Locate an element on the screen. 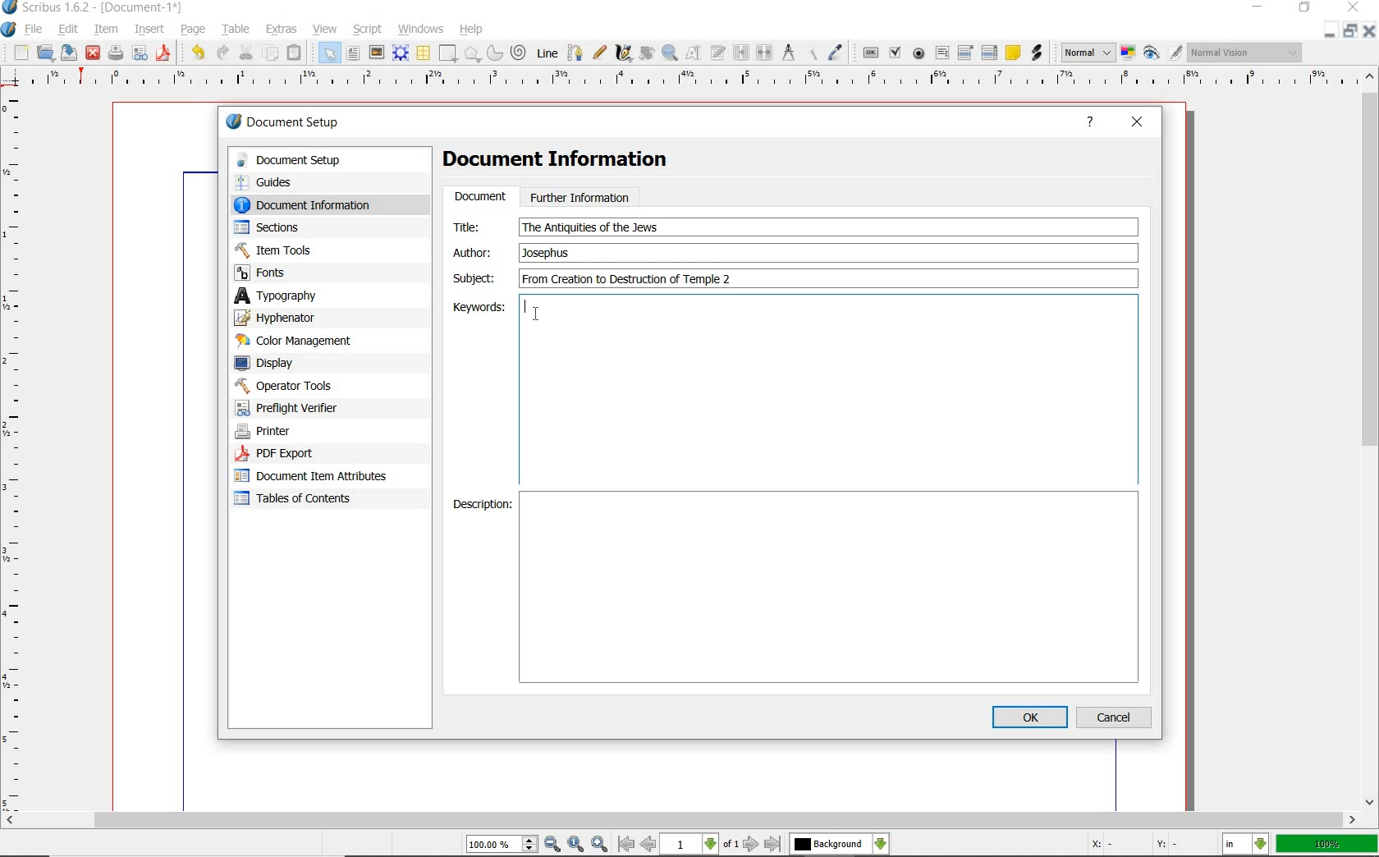  new is located at coordinates (20, 53).